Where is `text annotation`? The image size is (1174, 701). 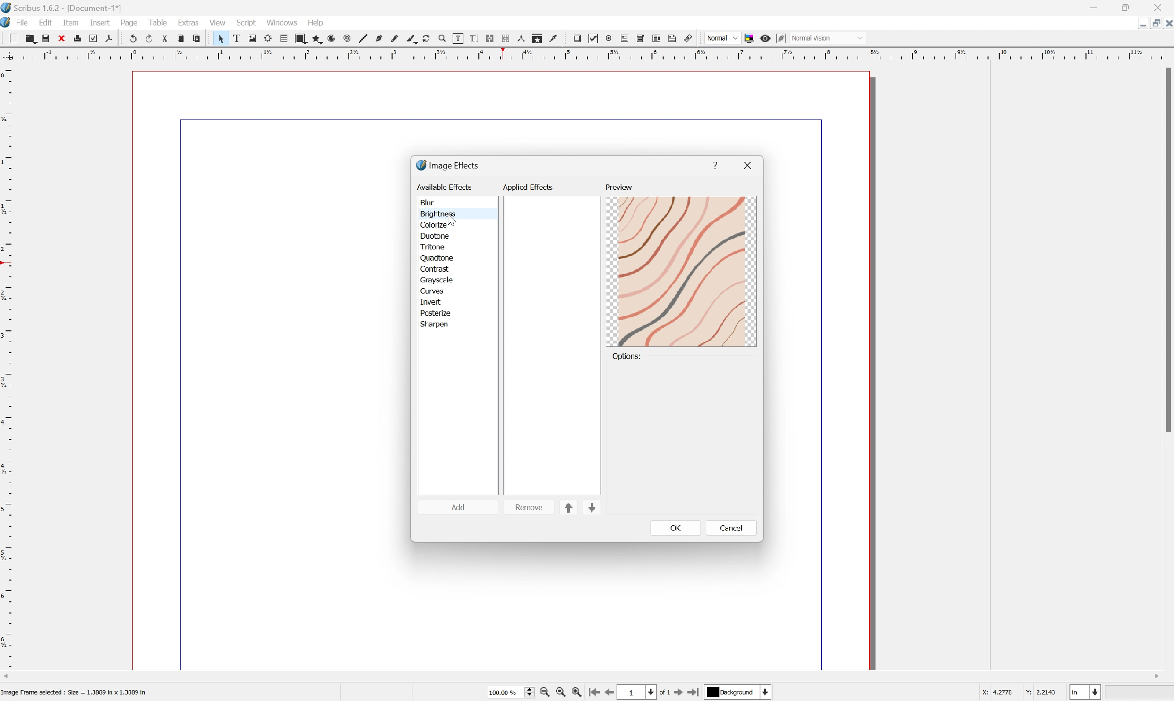
text annotation is located at coordinates (674, 38).